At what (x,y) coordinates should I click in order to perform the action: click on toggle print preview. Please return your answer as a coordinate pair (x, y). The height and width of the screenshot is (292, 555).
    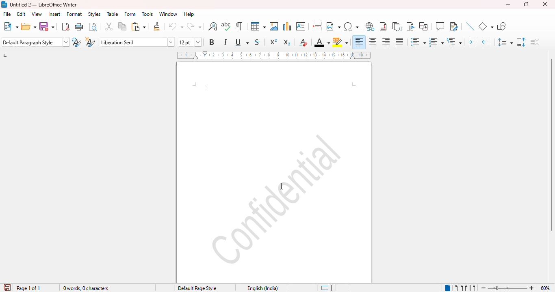
    Looking at the image, I should click on (93, 26).